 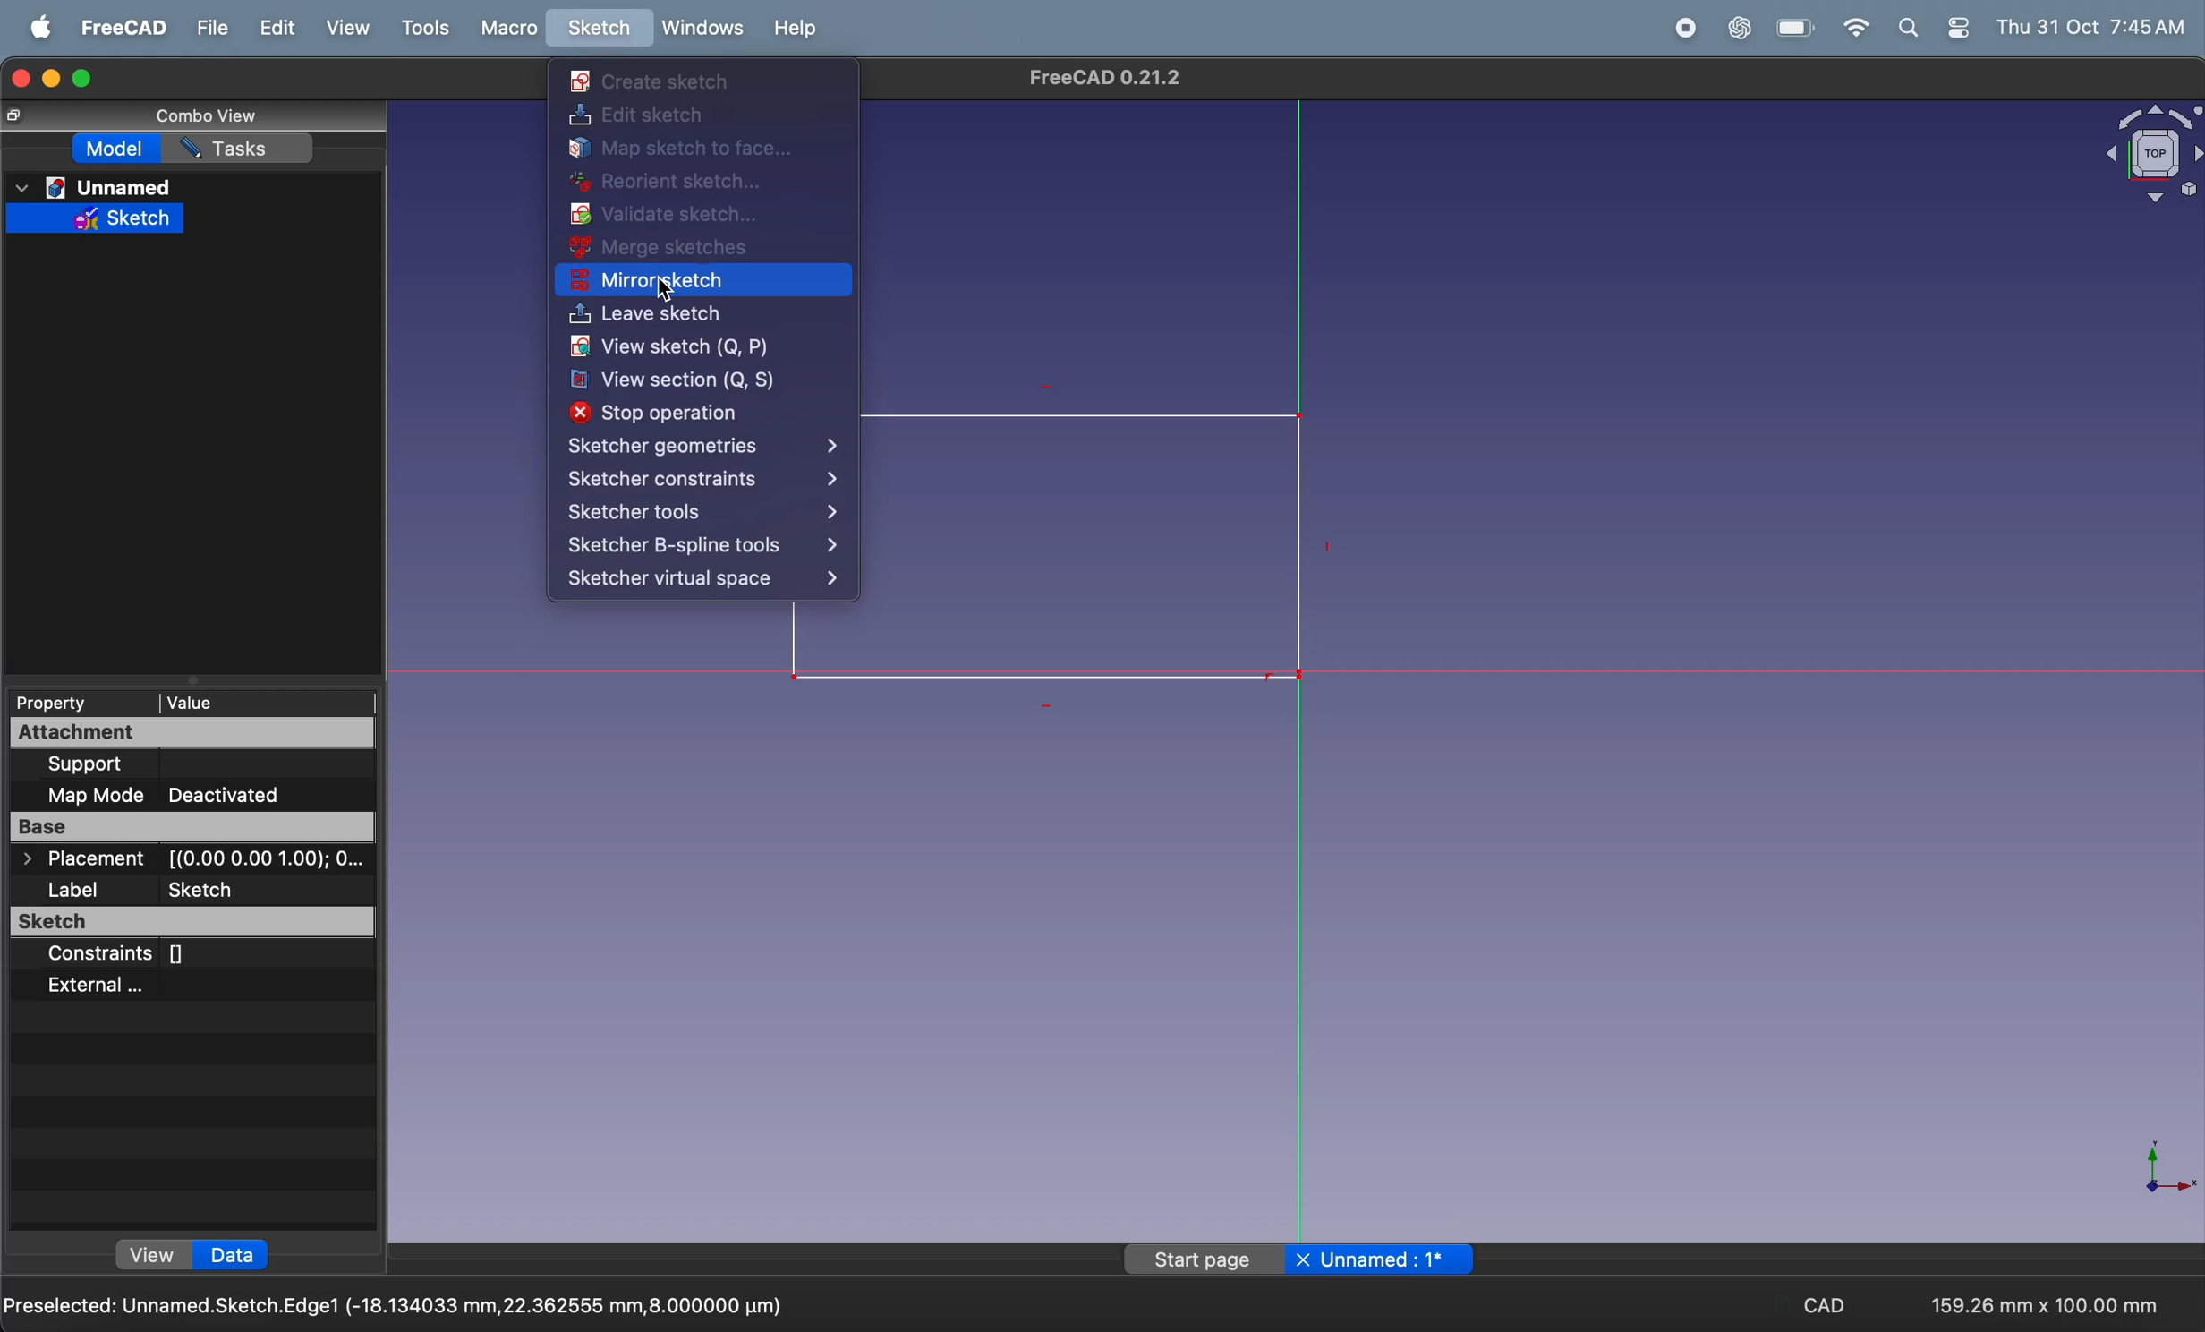 What do you see at coordinates (1852, 28) in the screenshot?
I see `wifi` at bounding box center [1852, 28].